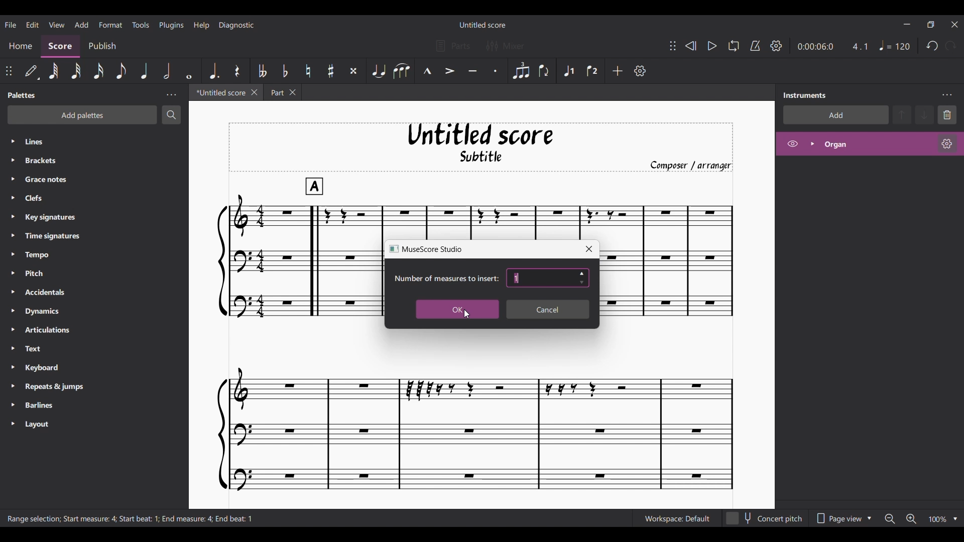 The height and width of the screenshot is (542, 964). I want to click on Highlighted after current selection, so click(569, 70).